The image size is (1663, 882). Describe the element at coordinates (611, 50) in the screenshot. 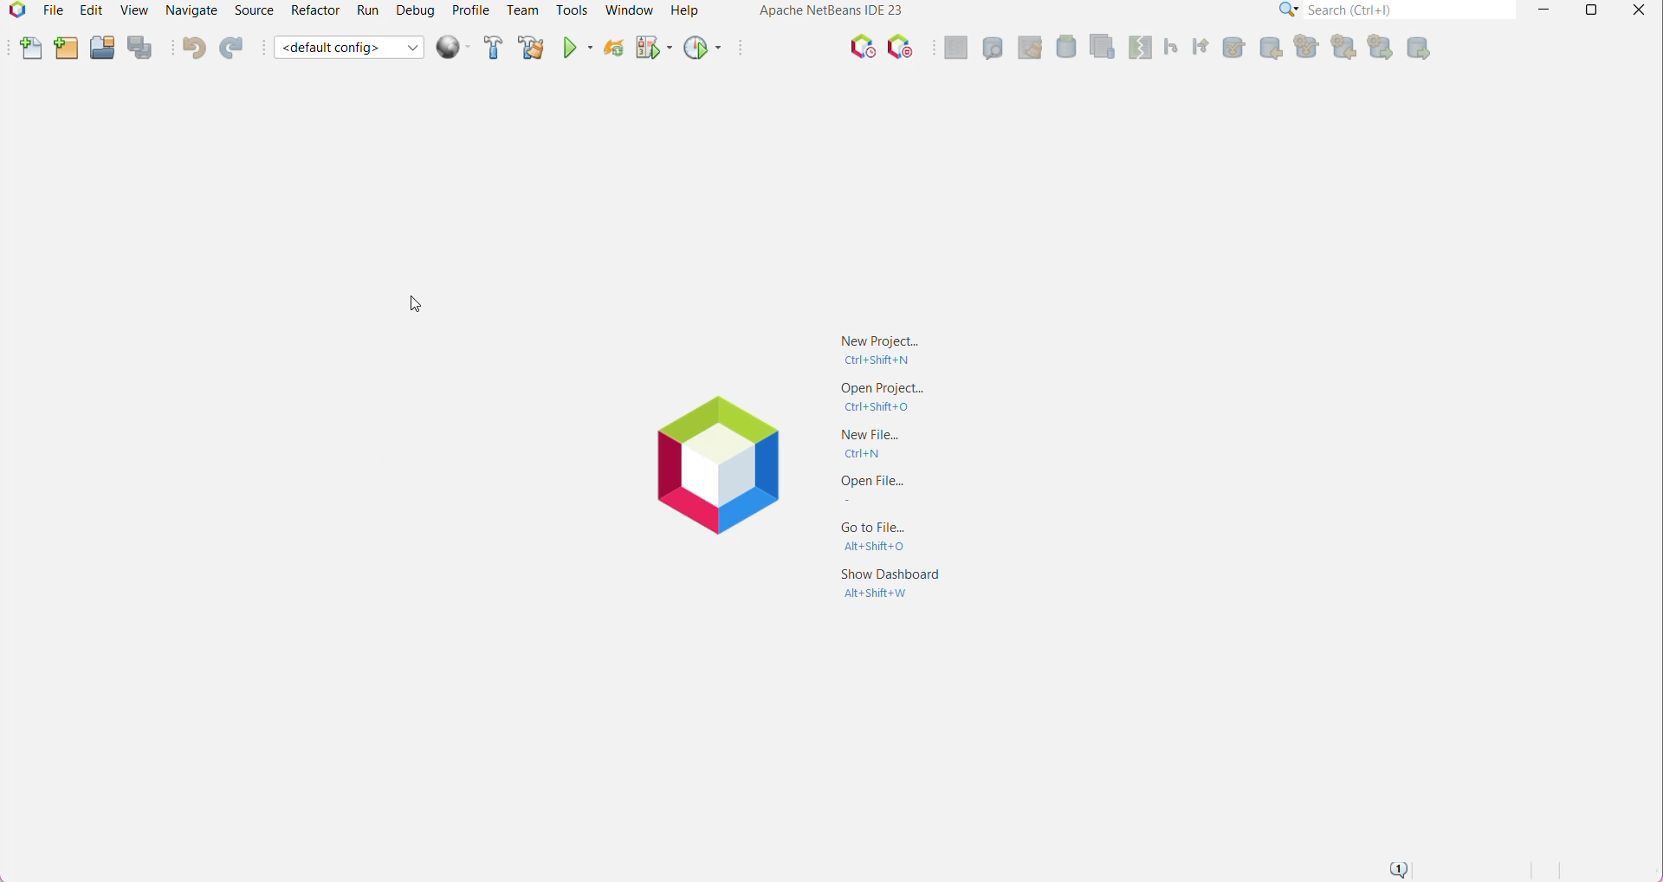

I see `Reload` at that location.